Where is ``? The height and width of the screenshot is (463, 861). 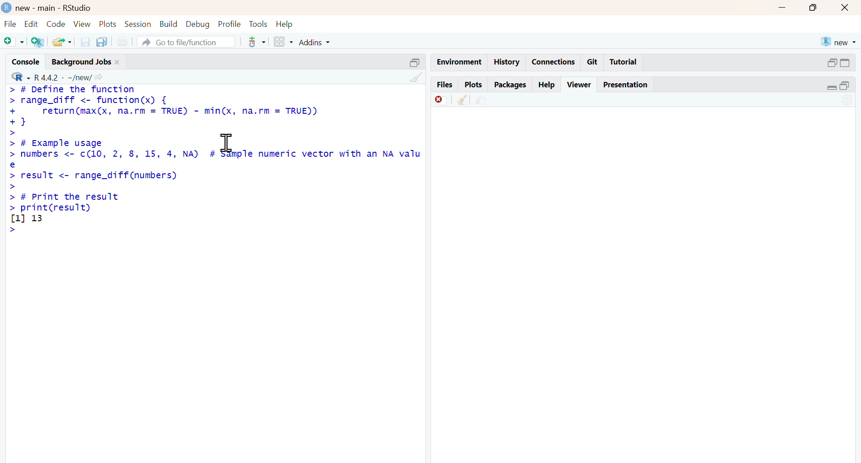  is located at coordinates (846, 7).